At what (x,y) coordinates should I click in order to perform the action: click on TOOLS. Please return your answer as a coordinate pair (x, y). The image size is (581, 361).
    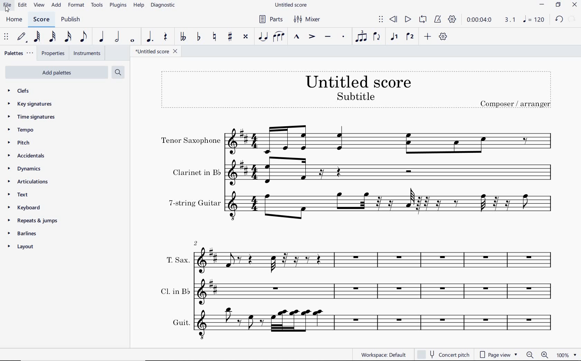
    Looking at the image, I should click on (97, 6).